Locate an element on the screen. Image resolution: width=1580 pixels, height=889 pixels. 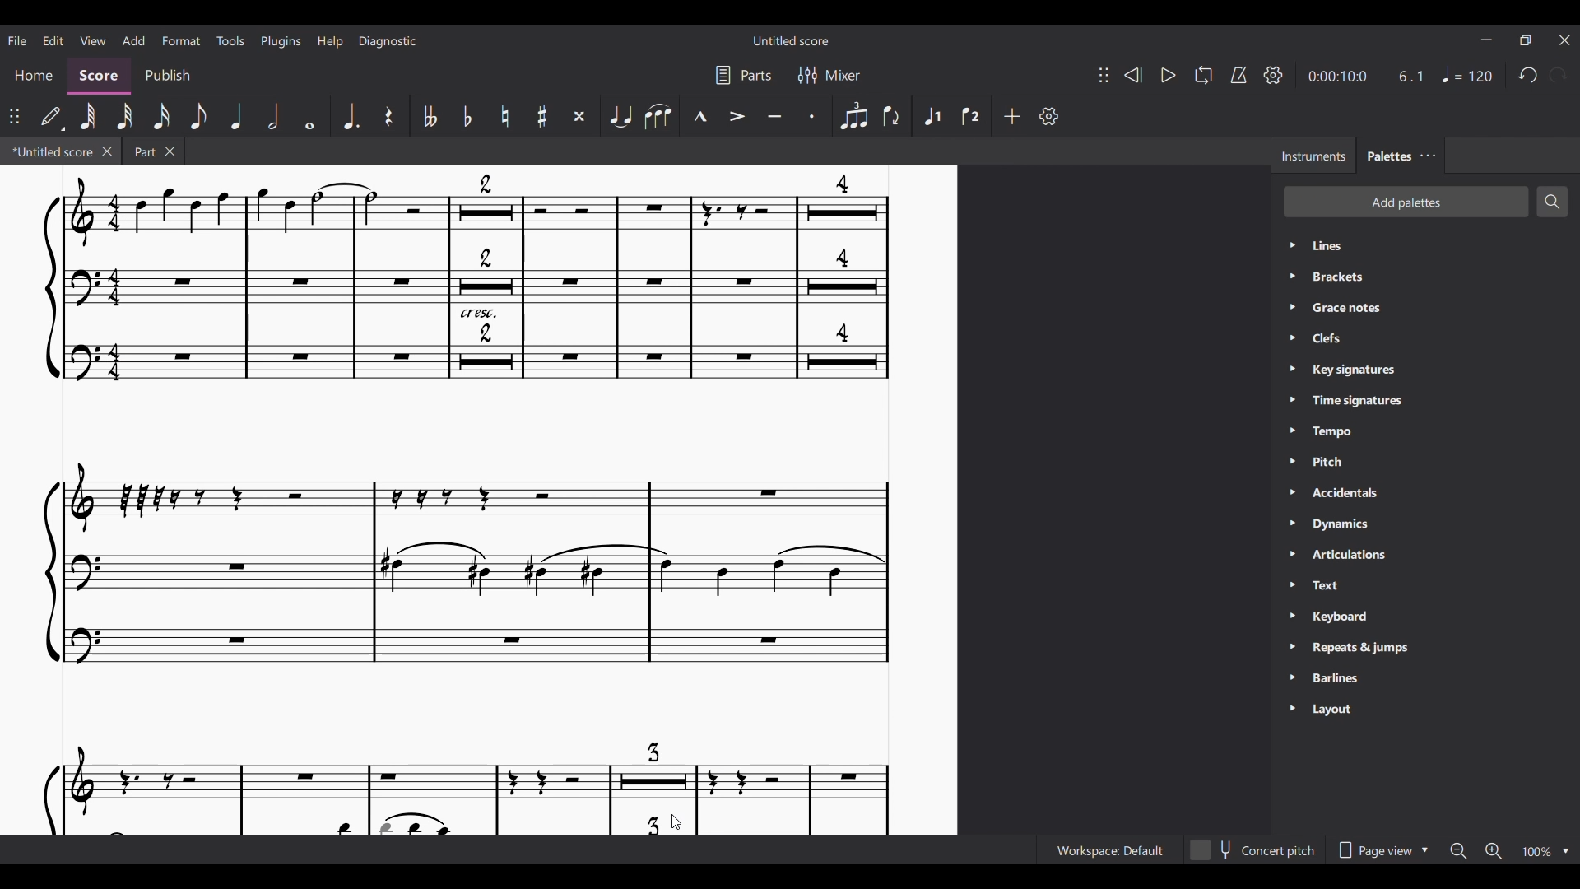
Voice 1 is located at coordinates (931, 116).